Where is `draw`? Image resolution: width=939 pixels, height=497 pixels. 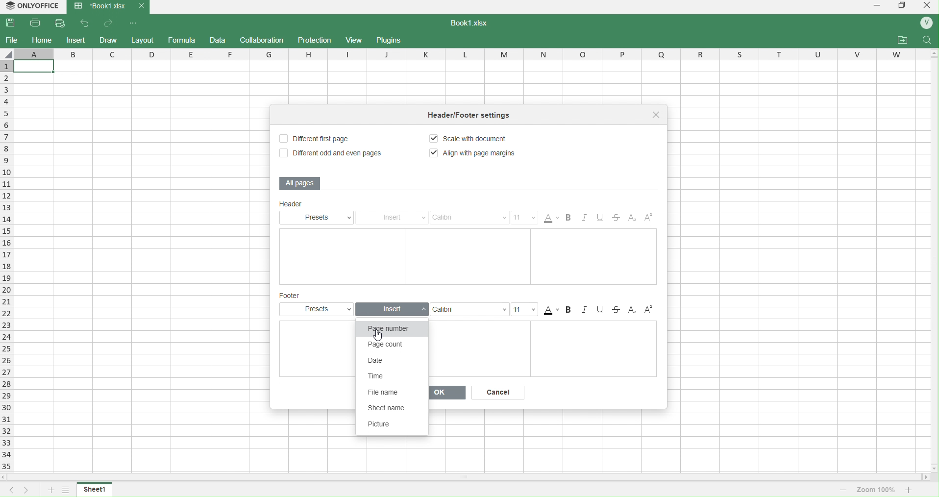 draw is located at coordinates (109, 39).